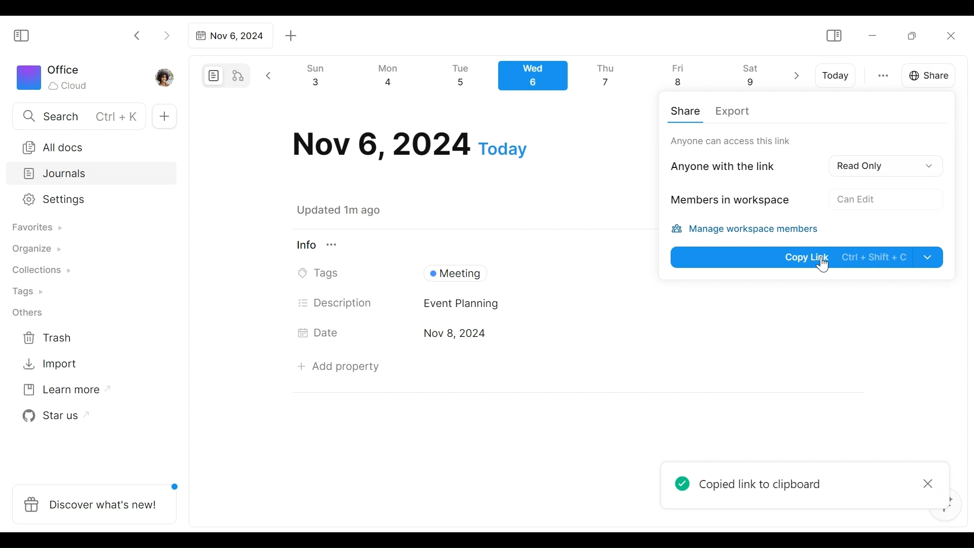 The width and height of the screenshot is (974, 548). I want to click on Search, so click(78, 116).